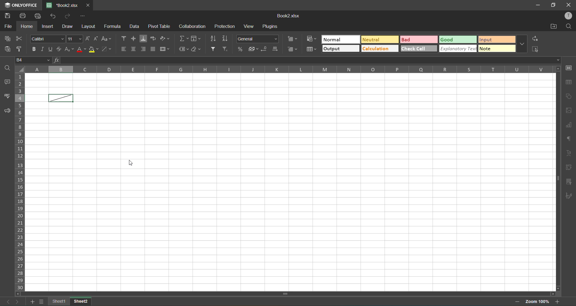  Describe the element at coordinates (7, 68) in the screenshot. I see `find` at that location.